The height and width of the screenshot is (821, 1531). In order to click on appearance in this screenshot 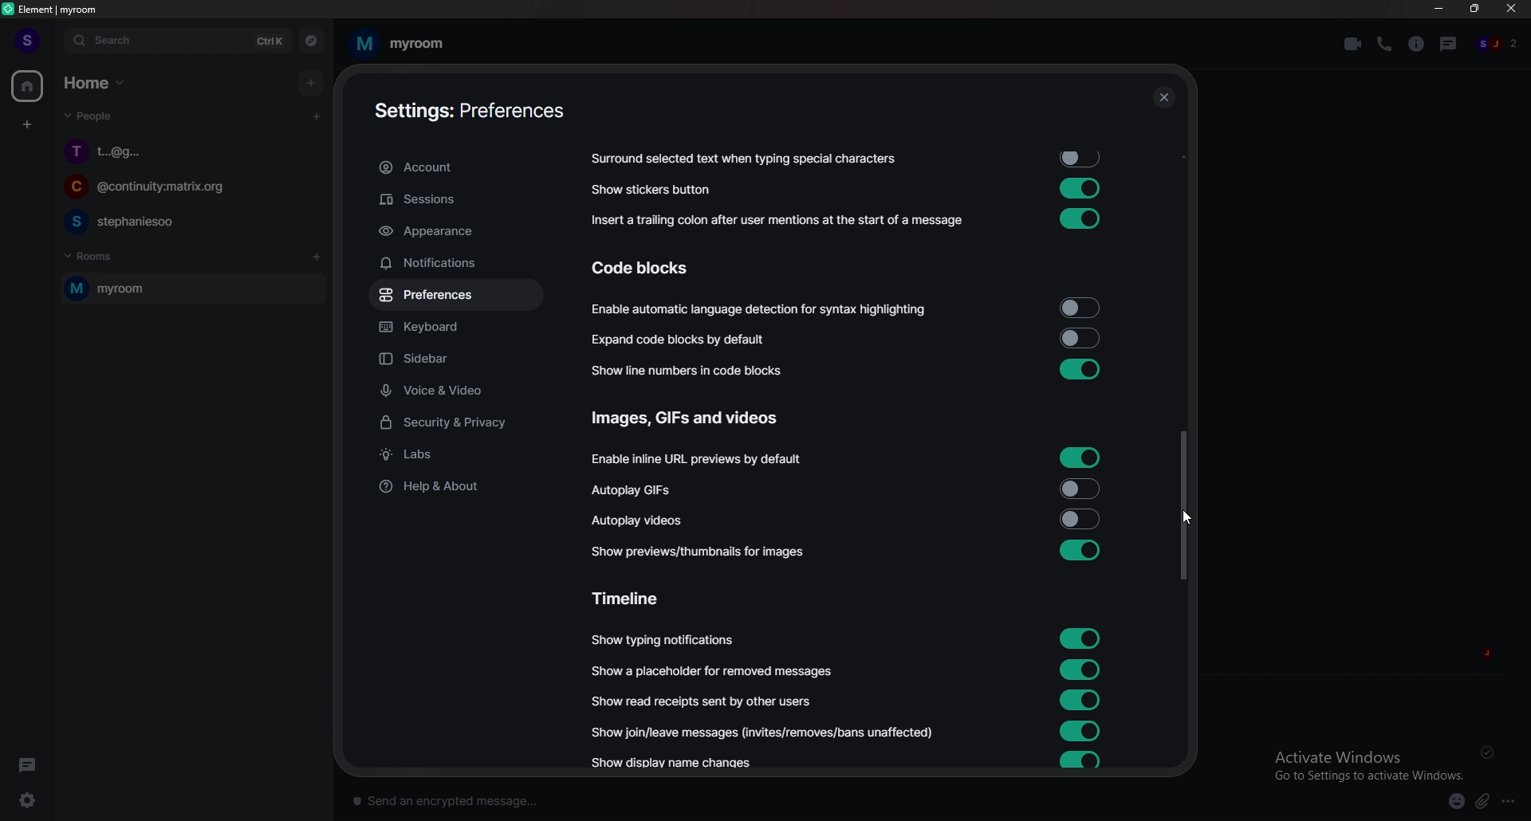, I will do `click(456, 232)`.